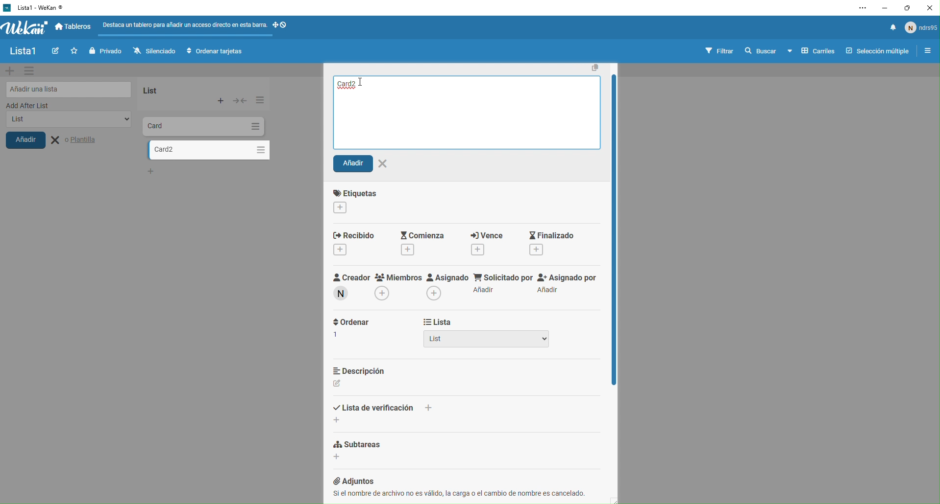  Describe the element at coordinates (240, 100) in the screenshot. I see `Expand` at that location.